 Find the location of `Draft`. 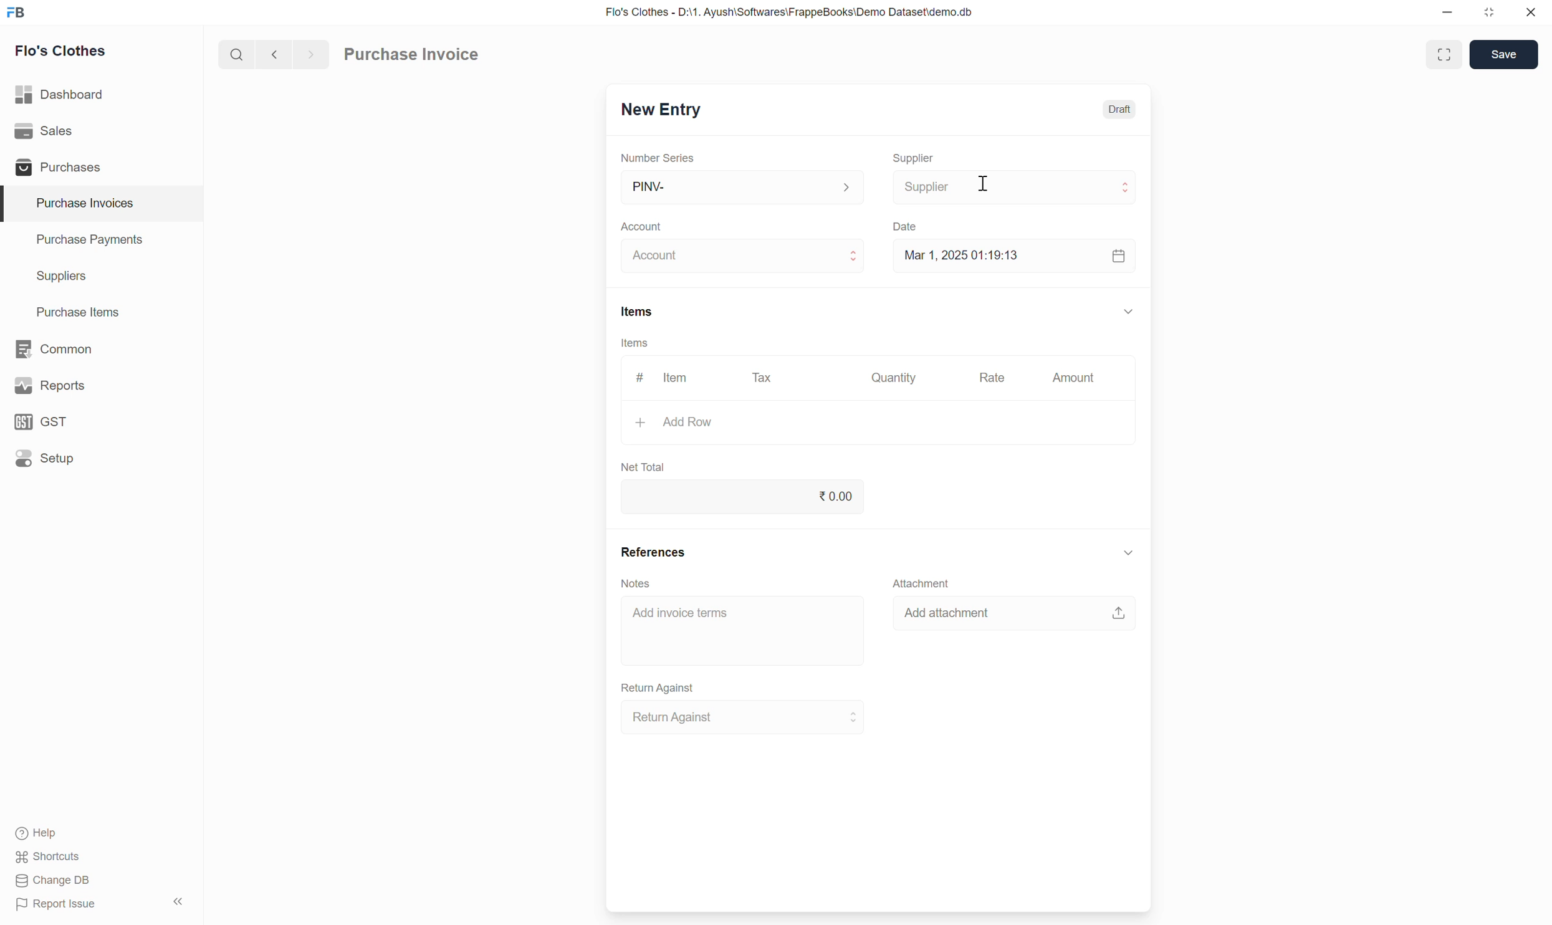

Draft is located at coordinates (1121, 110).